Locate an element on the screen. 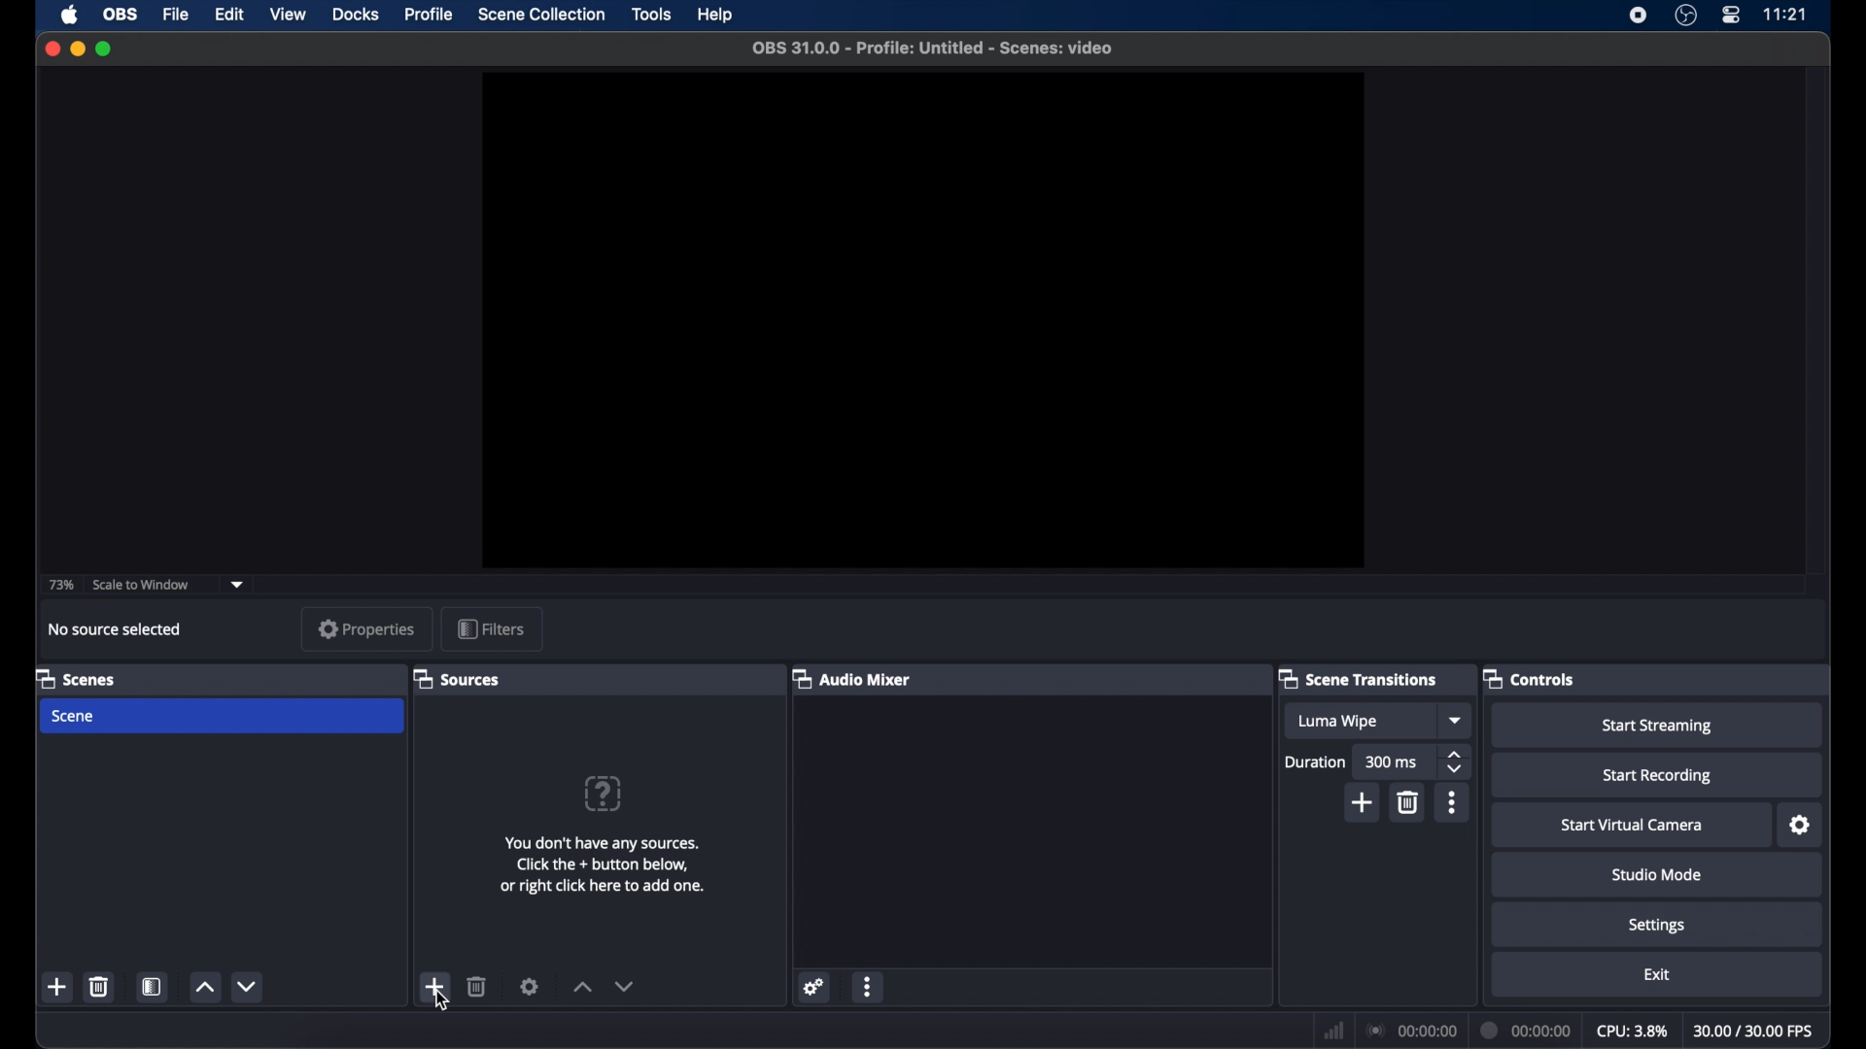 The width and height of the screenshot is (1866, 1049). add is located at coordinates (1364, 802).